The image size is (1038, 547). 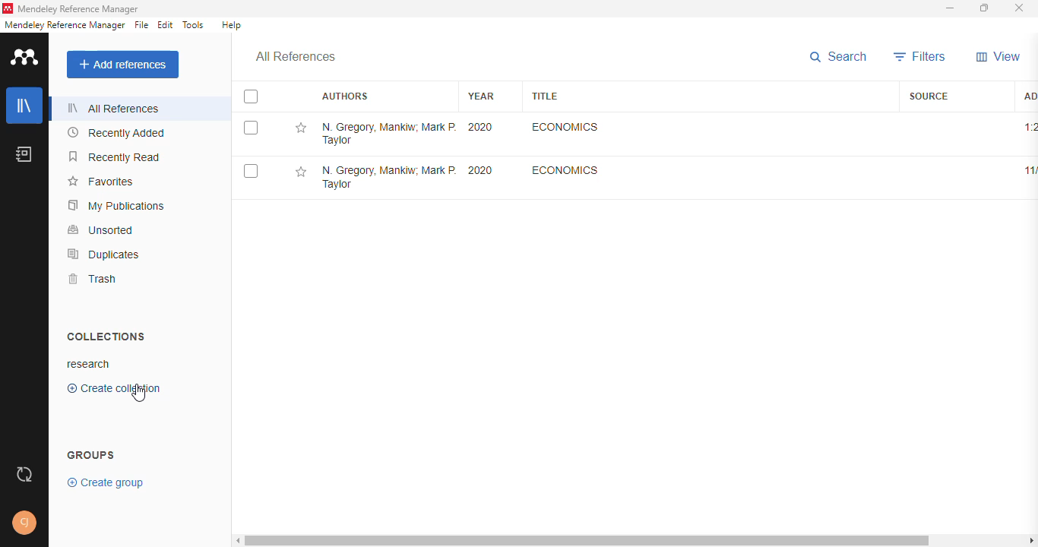 What do you see at coordinates (251, 128) in the screenshot?
I see `select` at bounding box center [251, 128].